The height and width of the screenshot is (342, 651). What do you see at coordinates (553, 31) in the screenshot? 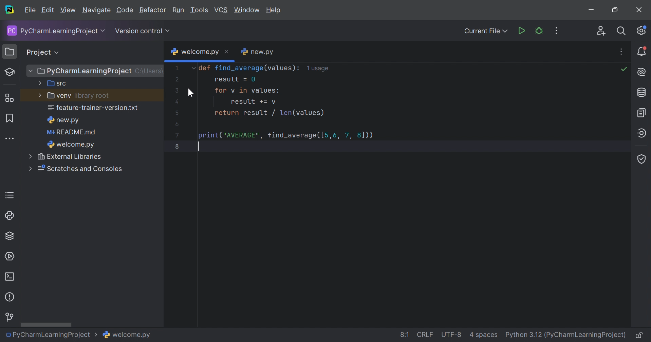
I see `More Actions` at bounding box center [553, 31].